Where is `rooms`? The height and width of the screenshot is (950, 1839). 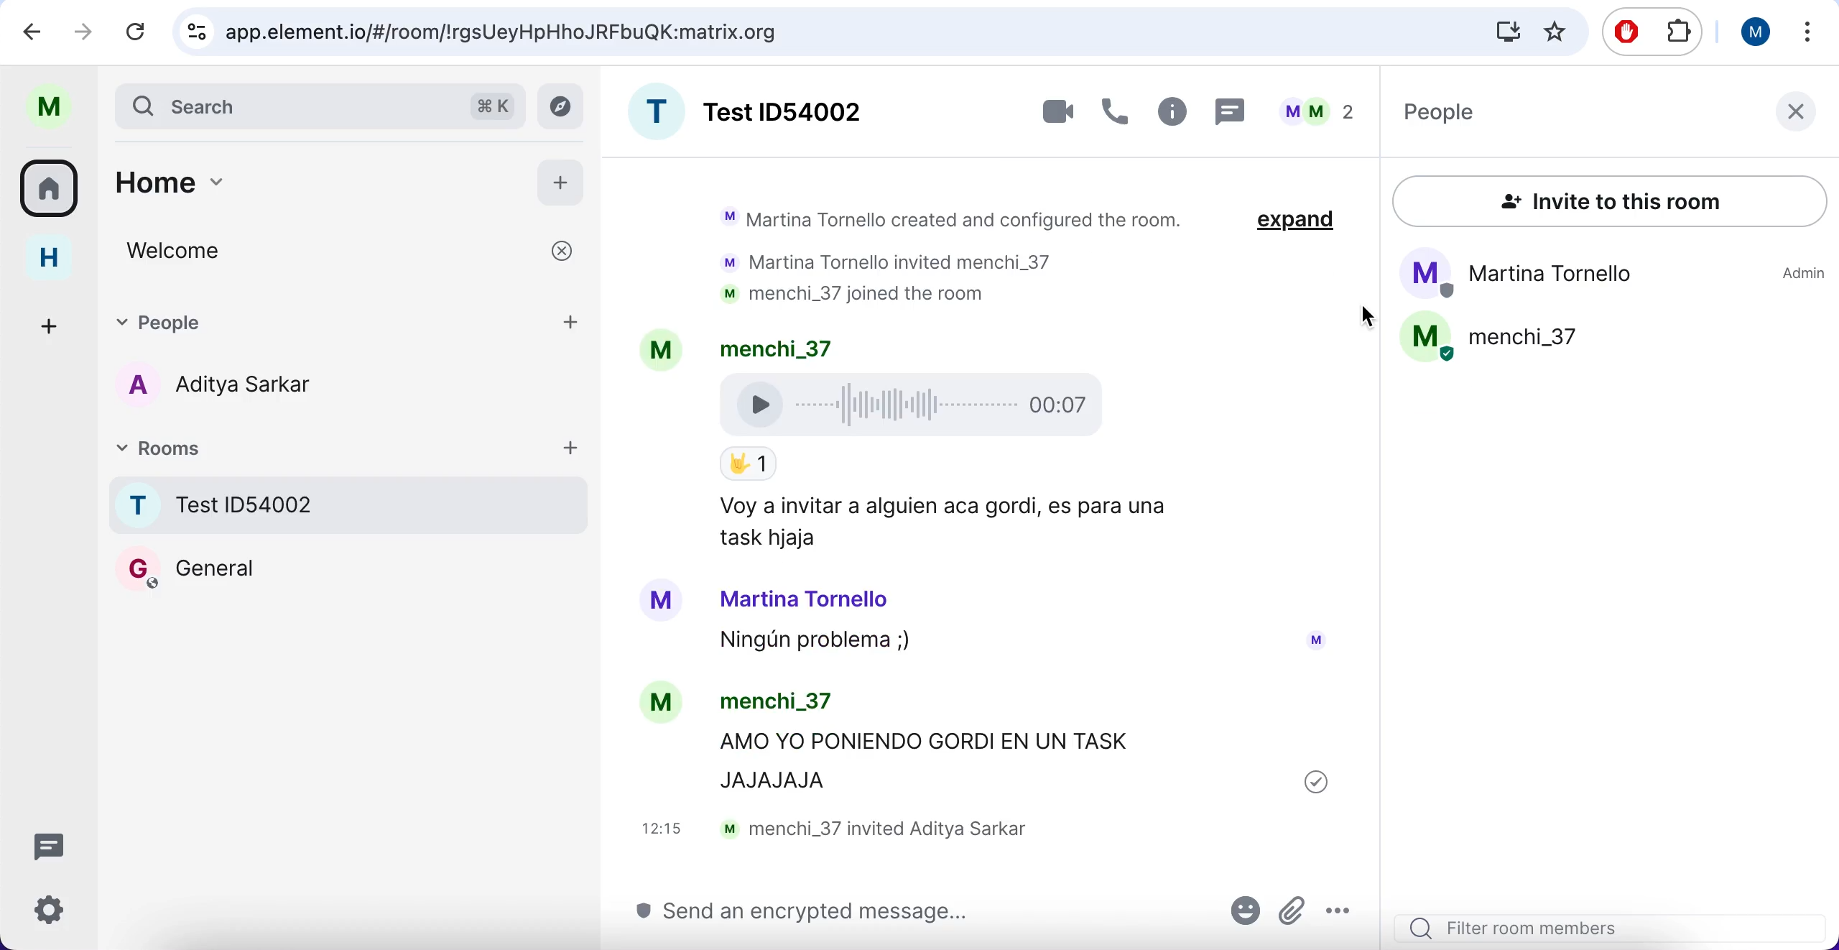 rooms is located at coordinates (54, 190).